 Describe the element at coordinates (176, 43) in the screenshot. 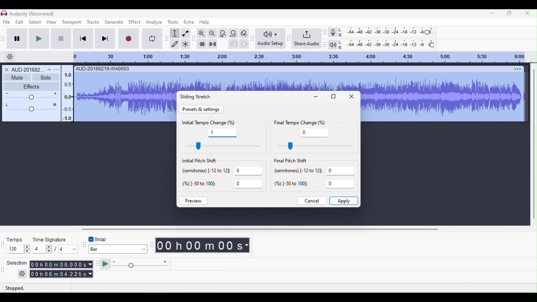

I see `draw tool` at that location.